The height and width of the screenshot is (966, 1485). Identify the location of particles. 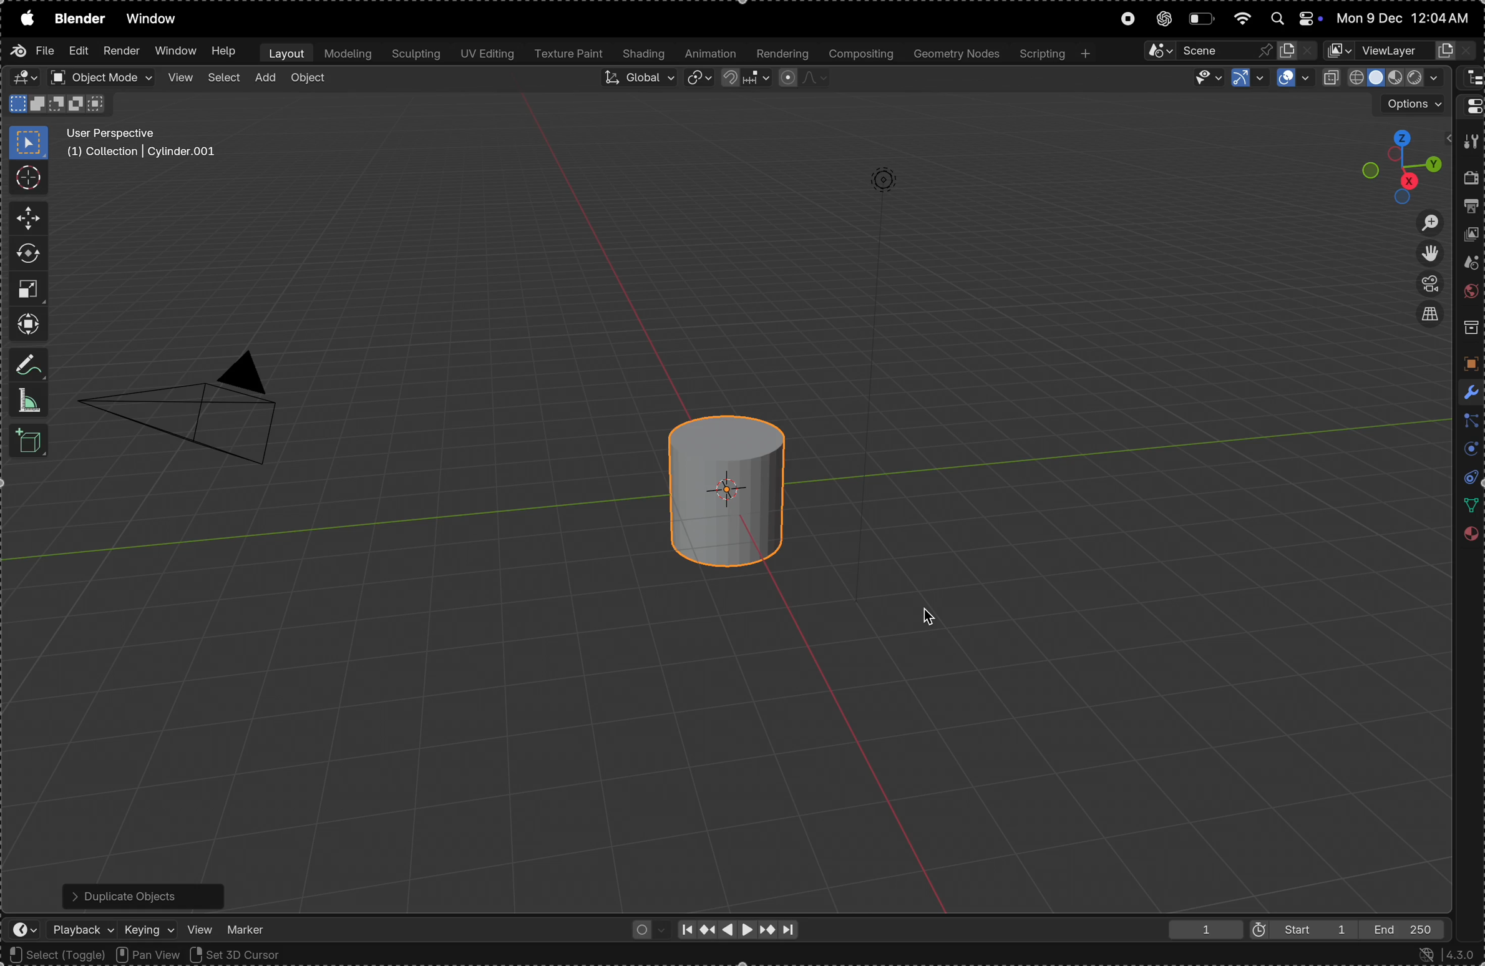
(1468, 422).